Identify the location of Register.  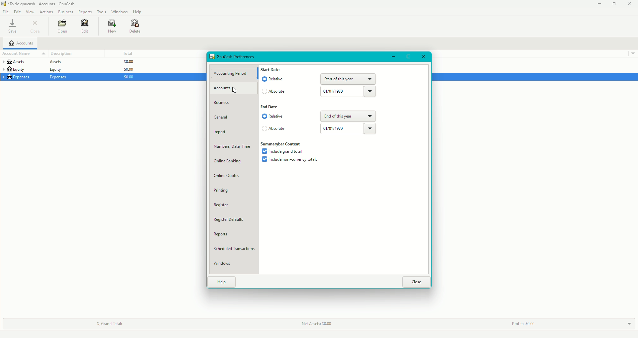
(222, 205).